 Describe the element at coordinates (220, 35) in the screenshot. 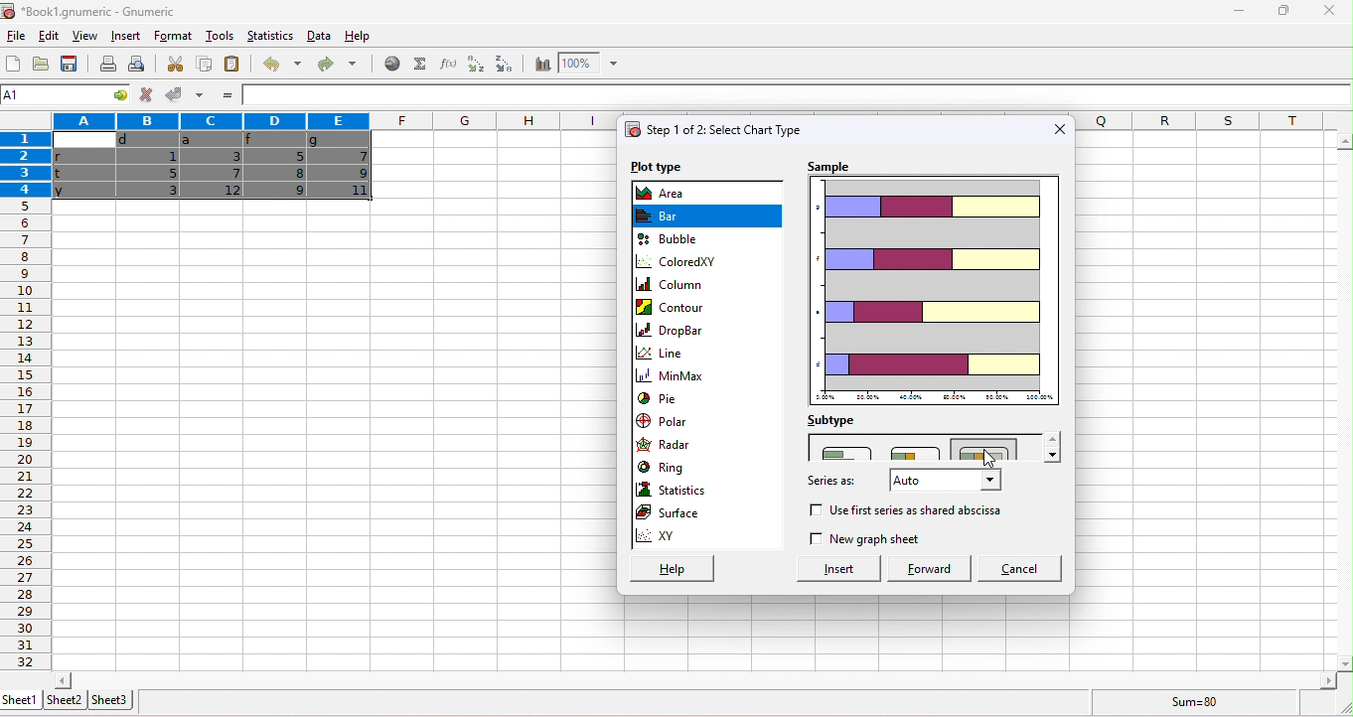

I see `tools` at that location.